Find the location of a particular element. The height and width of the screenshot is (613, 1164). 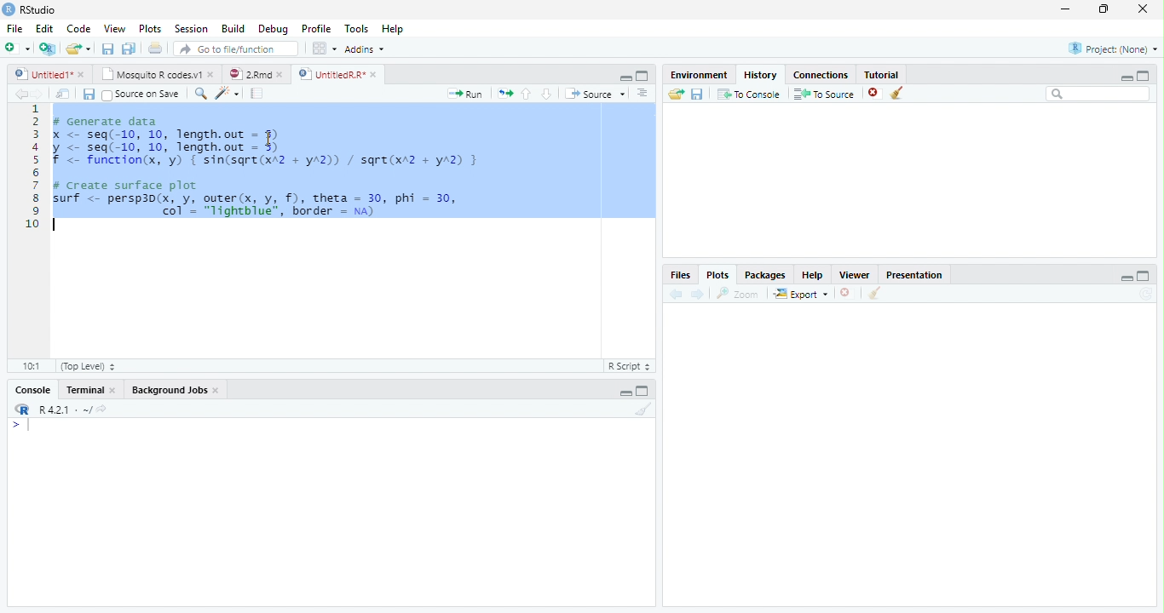

R Script is located at coordinates (631, 366).